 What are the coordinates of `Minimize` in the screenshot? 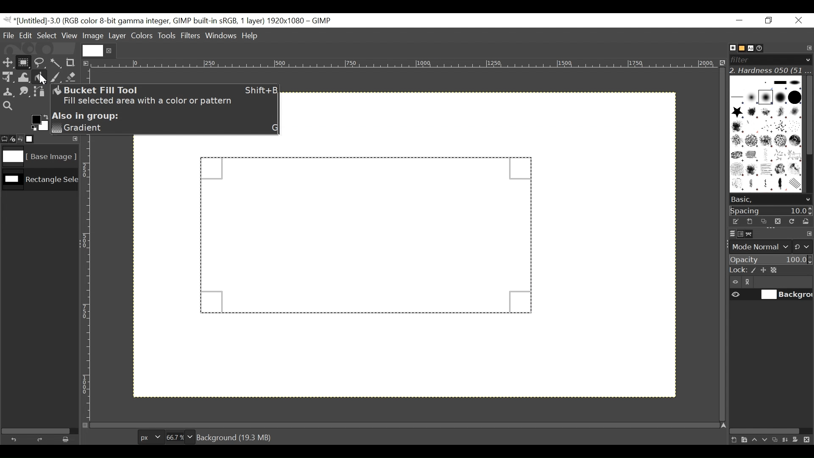 It's located at (740, 20).